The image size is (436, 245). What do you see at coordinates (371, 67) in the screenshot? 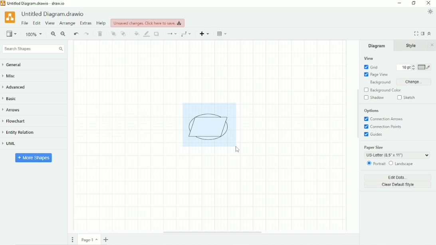
I see `Grid` at bounding box center [371, 67].